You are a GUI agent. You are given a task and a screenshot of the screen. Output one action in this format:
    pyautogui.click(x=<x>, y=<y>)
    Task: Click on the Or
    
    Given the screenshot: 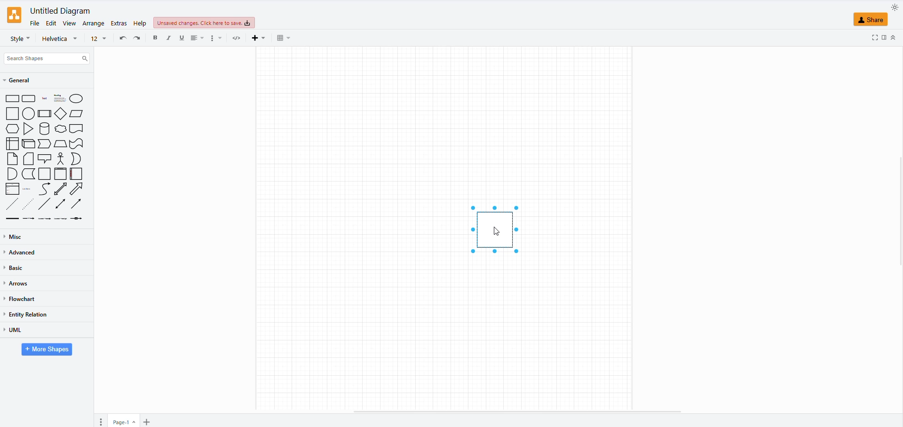 What is the action you would take?
    pyautogui.click(x=76, y=158)
    